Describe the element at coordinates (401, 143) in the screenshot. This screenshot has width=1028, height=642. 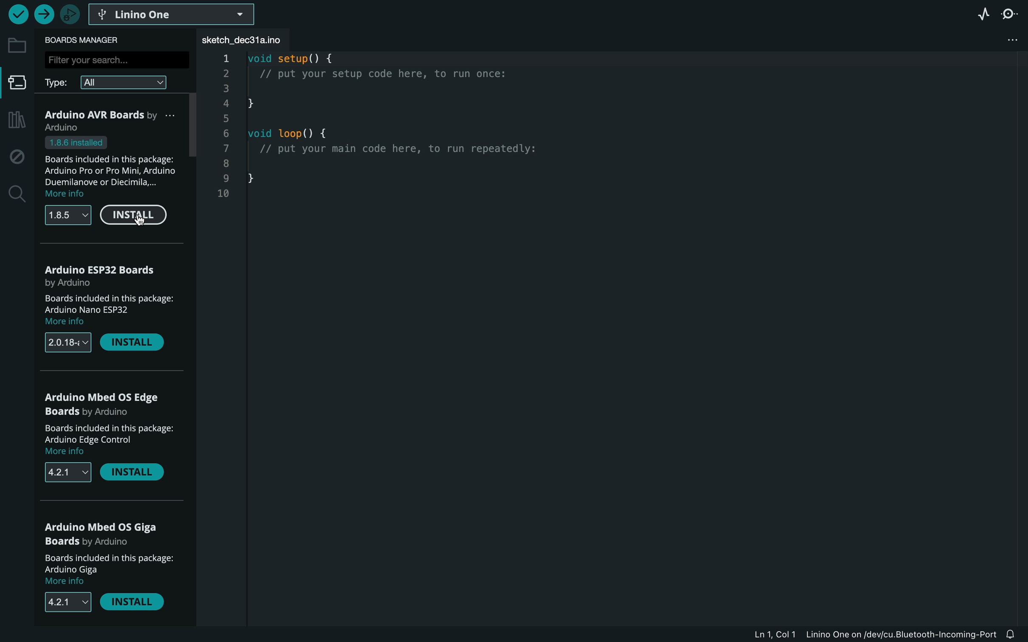
I see `code` at that location.